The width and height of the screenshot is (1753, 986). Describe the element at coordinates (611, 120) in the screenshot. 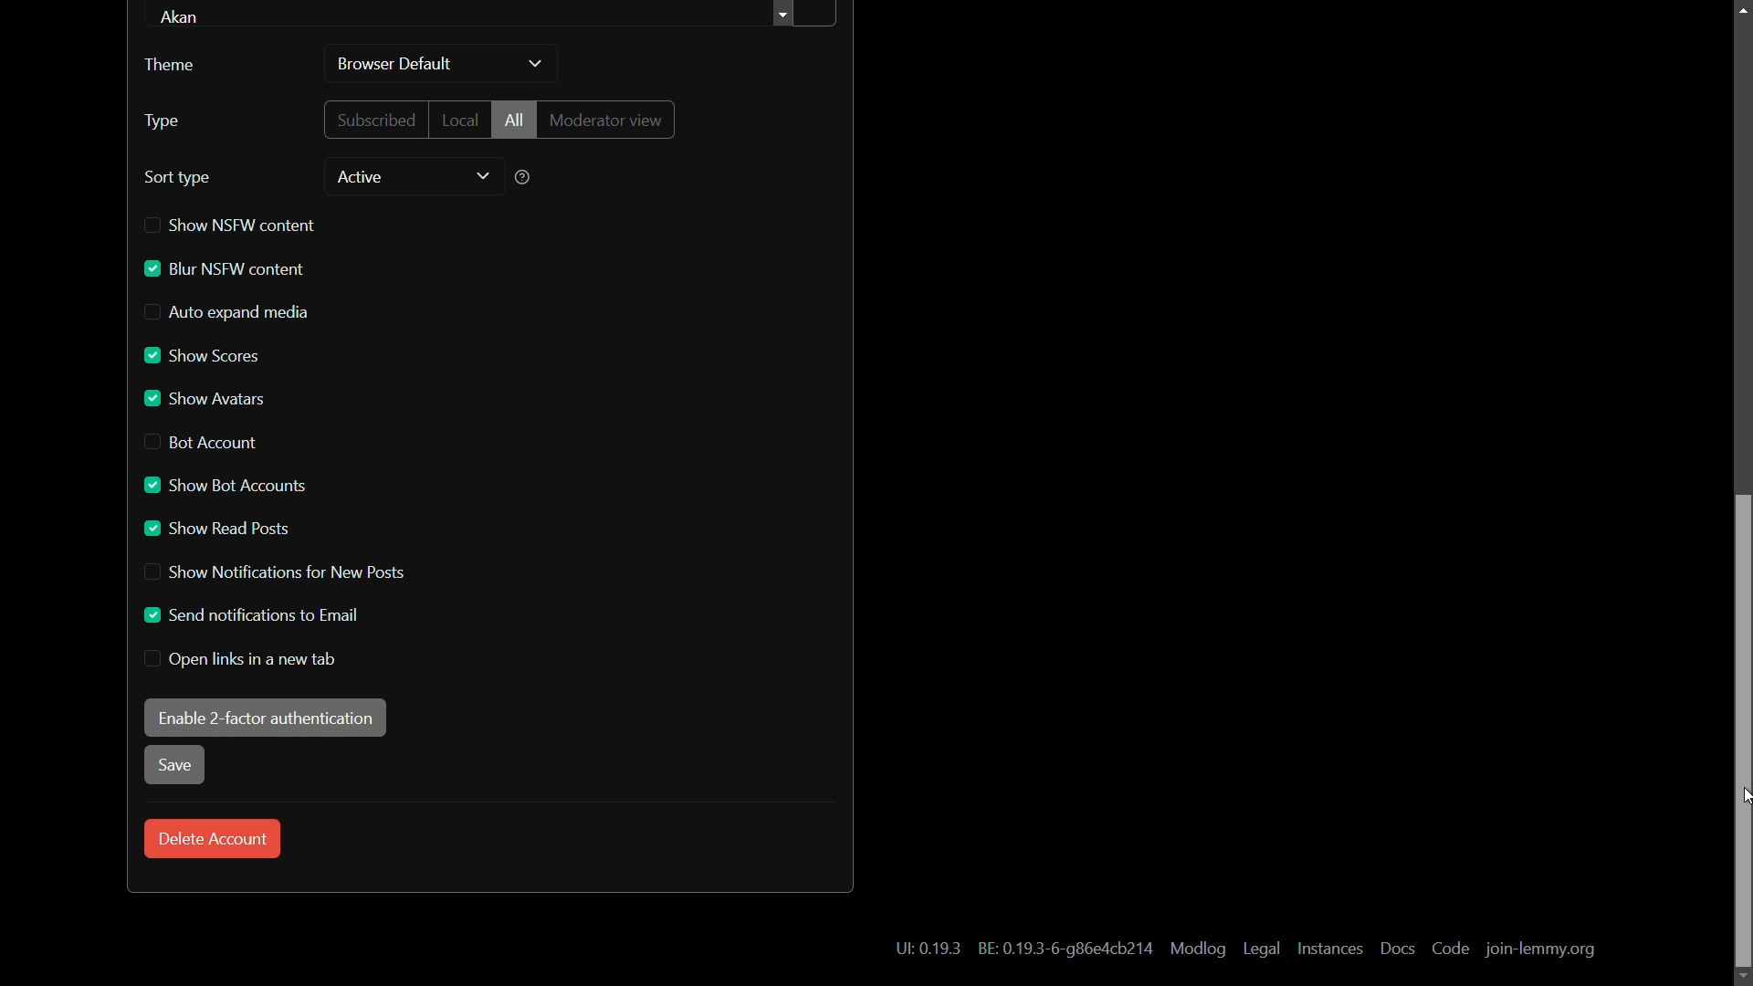

I see `moderator view` at that location.